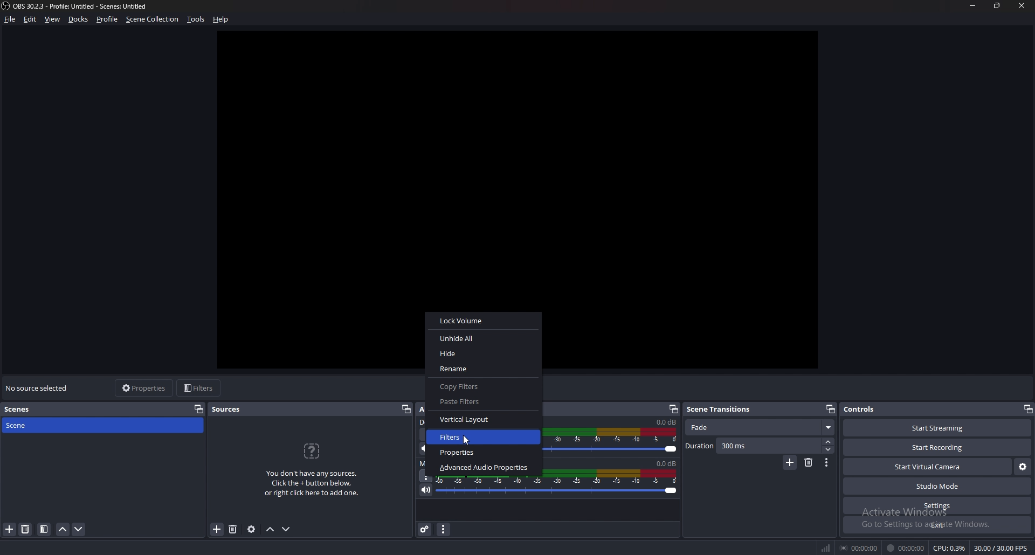 The width and height of the screenshot is (1035, 555). Describe the element at coordinates (666, 463) in the screenshot. I see `volume` at that location.